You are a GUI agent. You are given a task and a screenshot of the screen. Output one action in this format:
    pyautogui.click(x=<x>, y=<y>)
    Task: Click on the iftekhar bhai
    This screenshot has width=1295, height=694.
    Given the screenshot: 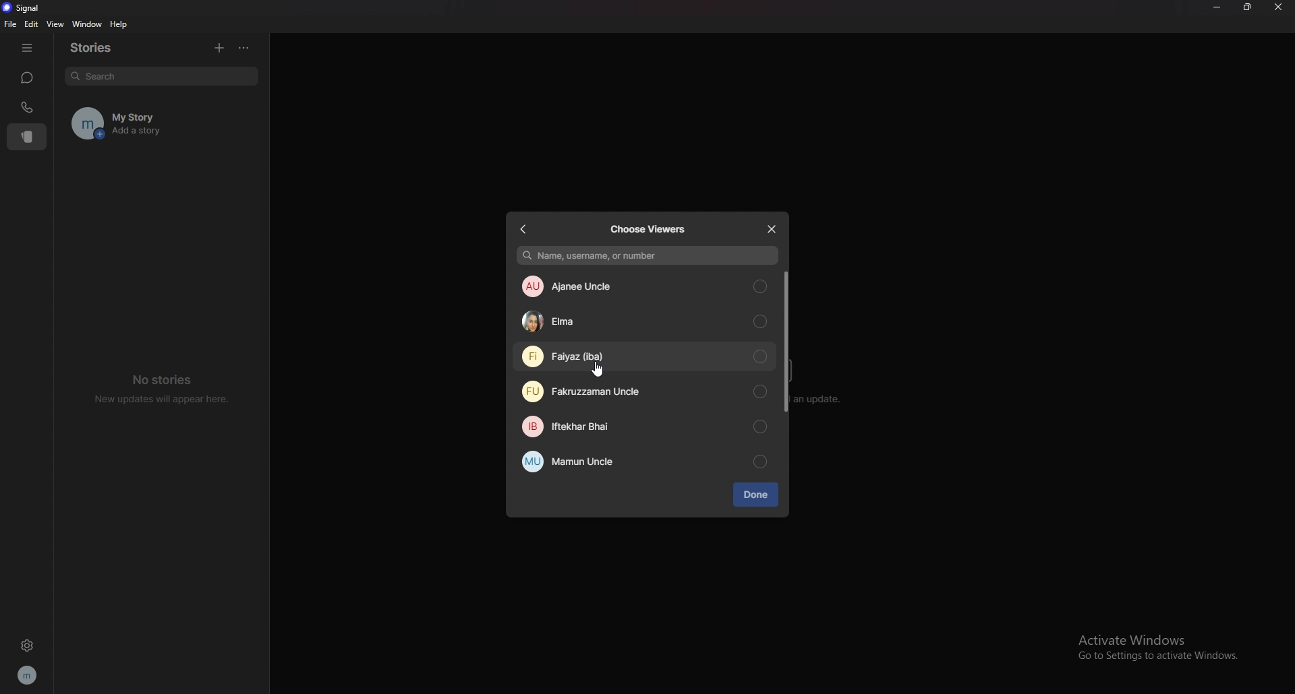 What is the action you would take?
    pyautogui.click(x=645, y=427)
    